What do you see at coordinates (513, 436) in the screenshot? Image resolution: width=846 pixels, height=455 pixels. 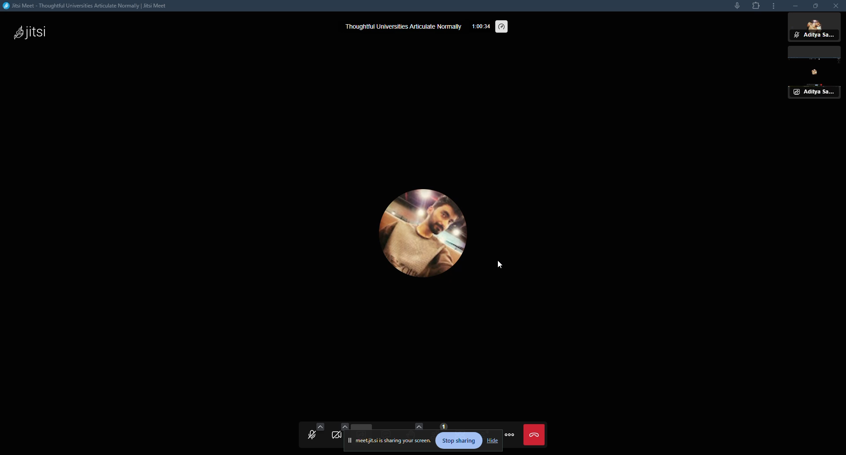 I see `menu` at bounding box center [513, 436].